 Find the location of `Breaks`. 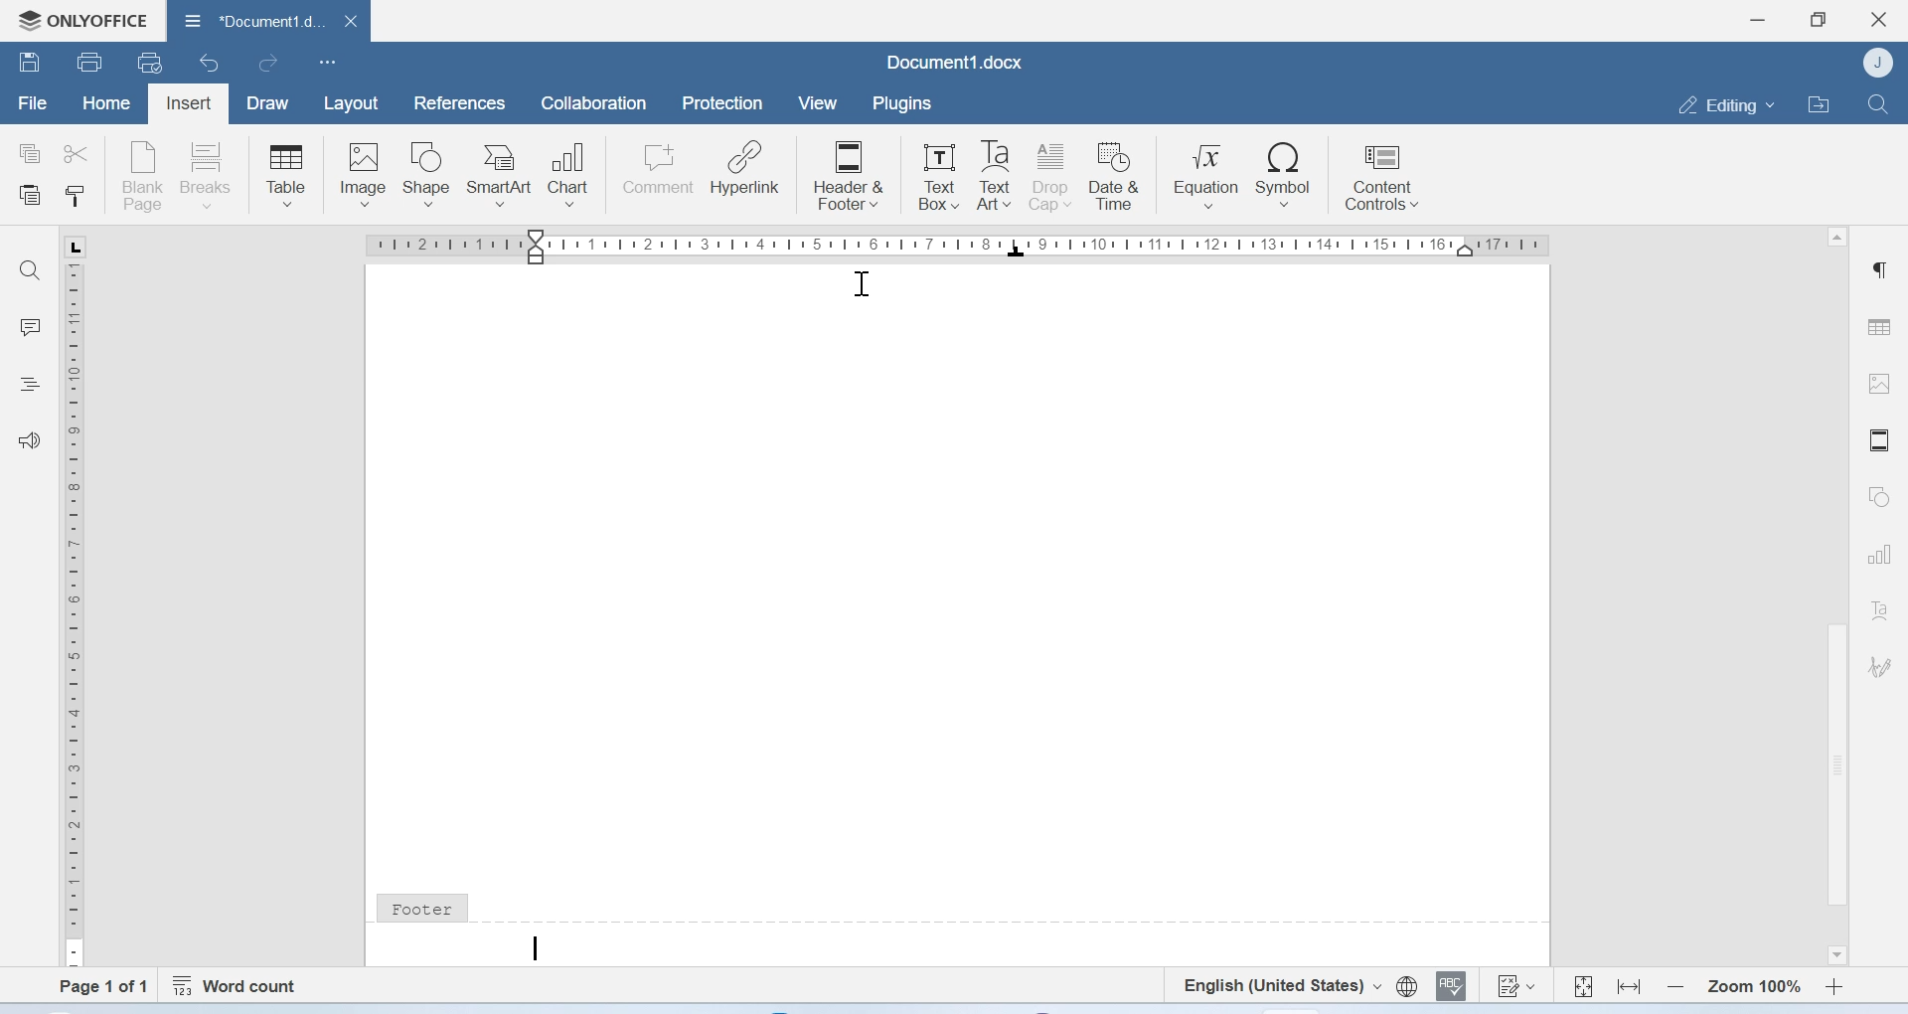

Breaks is located at coordinates (212, 174).